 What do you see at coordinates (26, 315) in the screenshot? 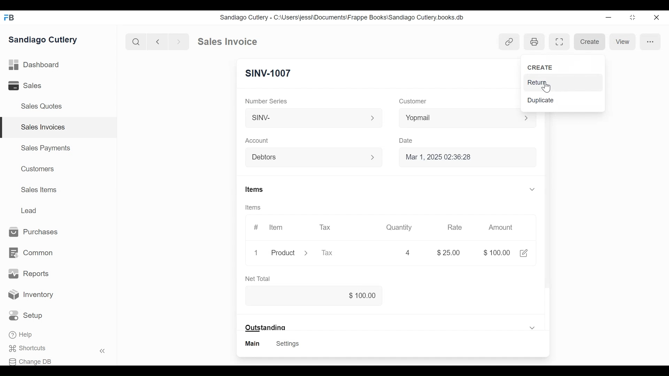
I see `Setup` at bounding box center [26, 315].